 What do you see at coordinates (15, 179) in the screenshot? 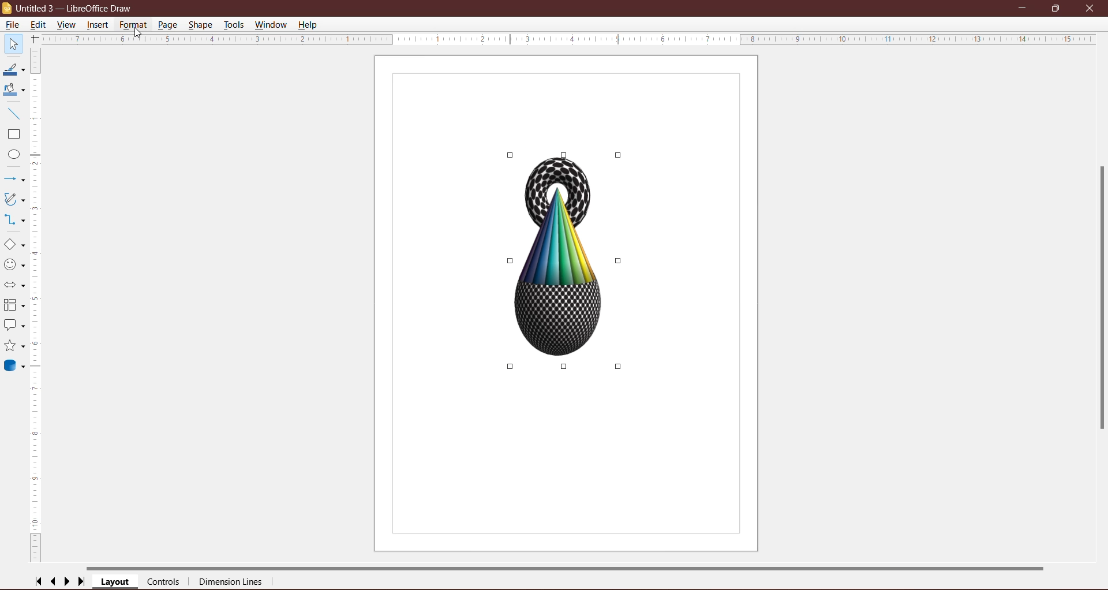
I see `Lines and Arrows` at bounding box center [15, 179].